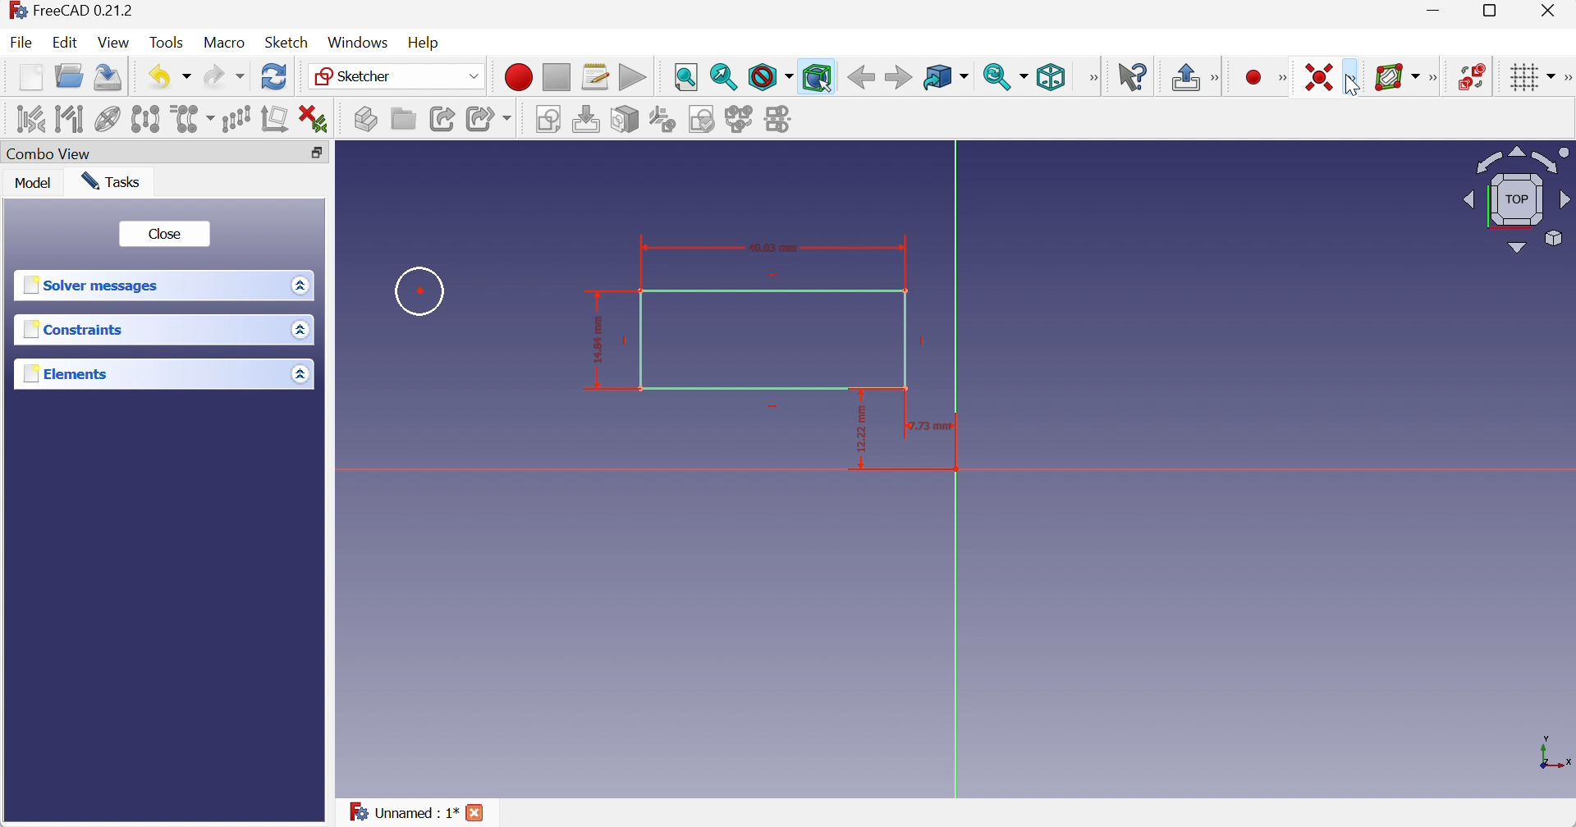 This screenshot has height=827, width=1576. Describe the element at coordinates (1282, 78) in the screenshot. I see `[Sketcher geometries]` at that location.